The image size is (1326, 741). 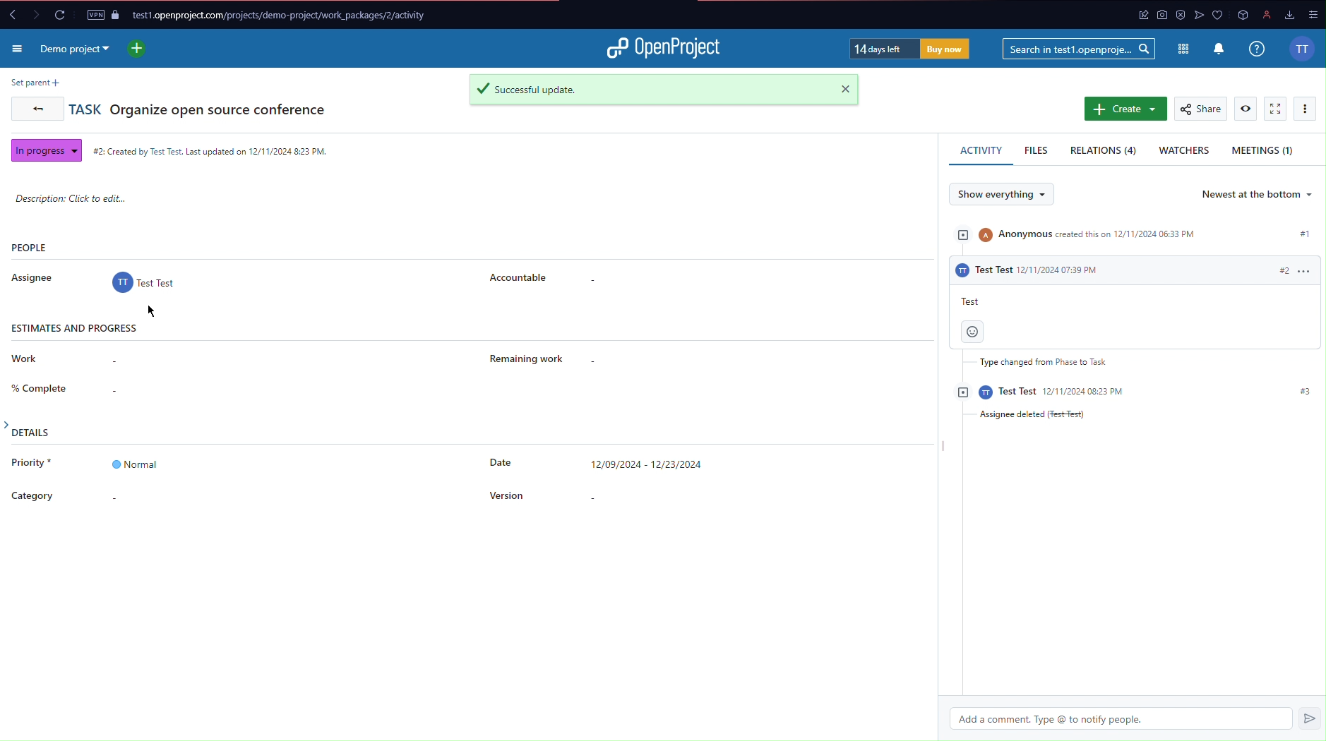 What do you see at coordinates (102, 15) in the screenshot?
I see `VPN and Page Security` at bounding box center [102, 15].